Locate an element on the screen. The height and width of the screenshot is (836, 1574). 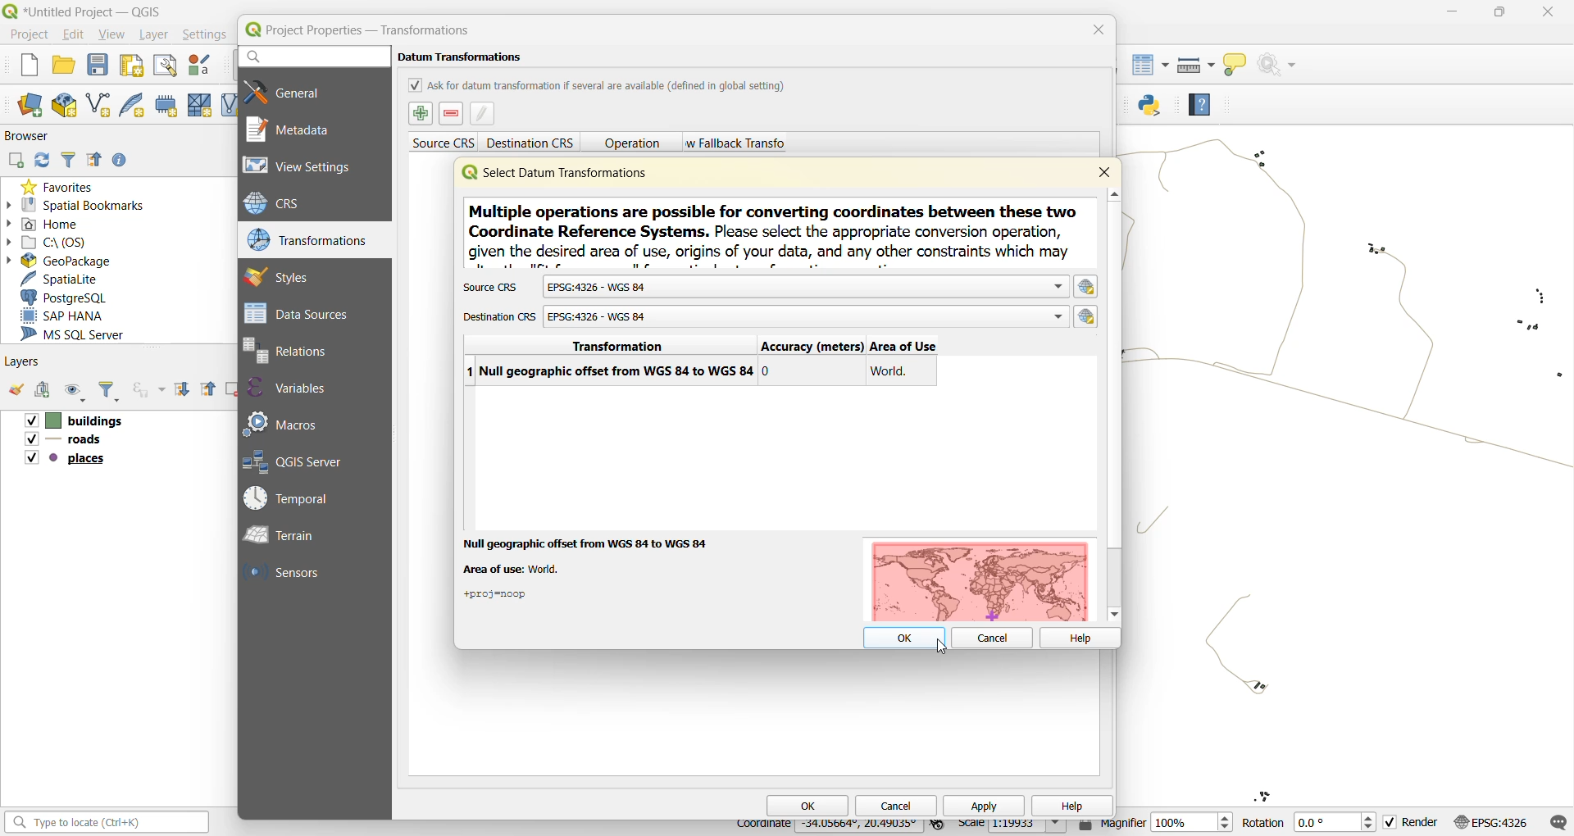
no action is located at coordinates (1282, 65).